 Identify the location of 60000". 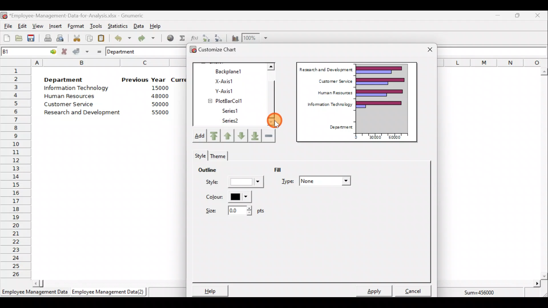
(398, 138).